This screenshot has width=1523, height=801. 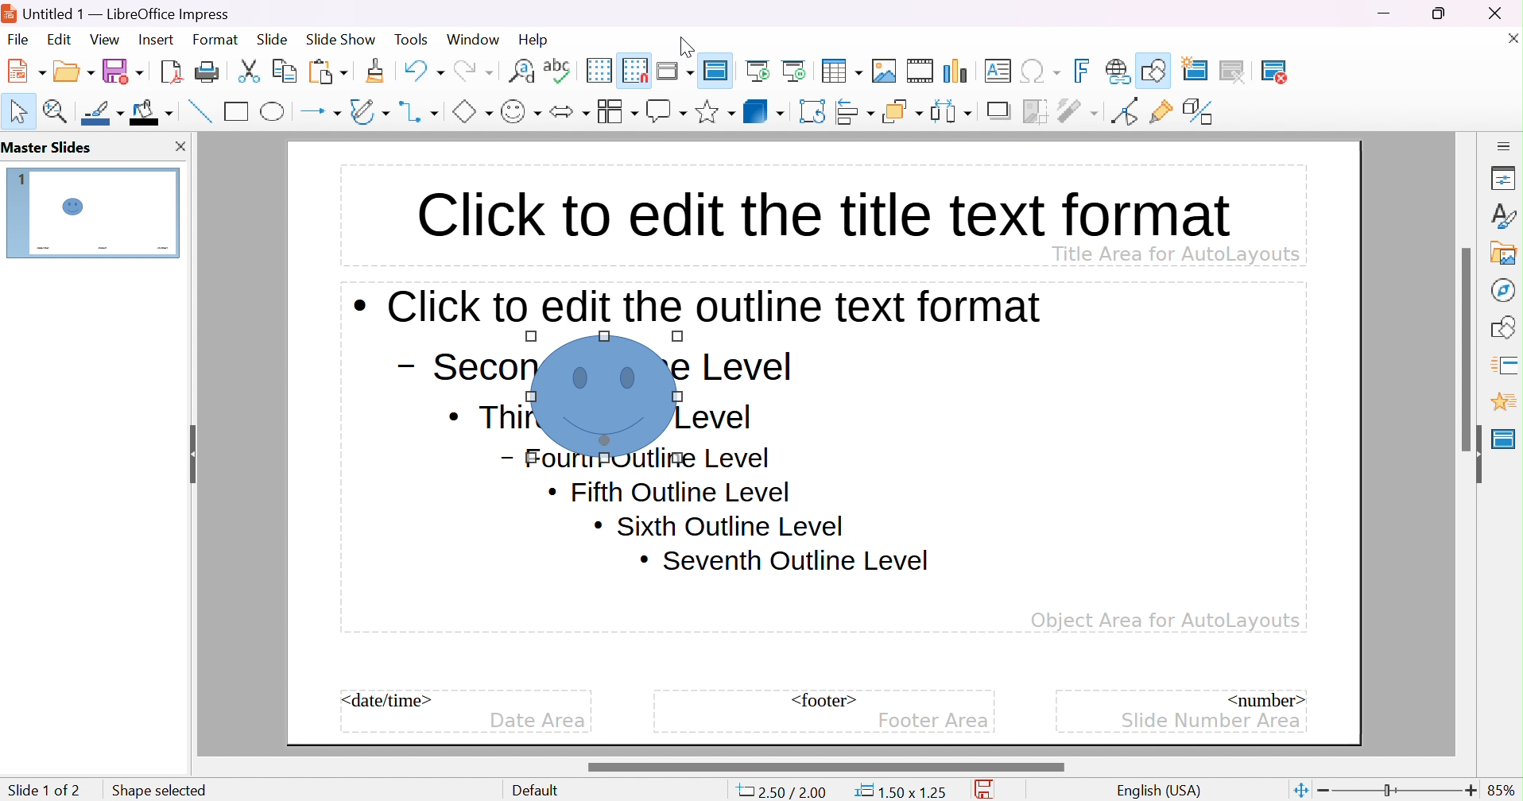 What do you see at coordinates (198, 110) in the screenshot?
I see `insert line` at bounding box center [198, 110].